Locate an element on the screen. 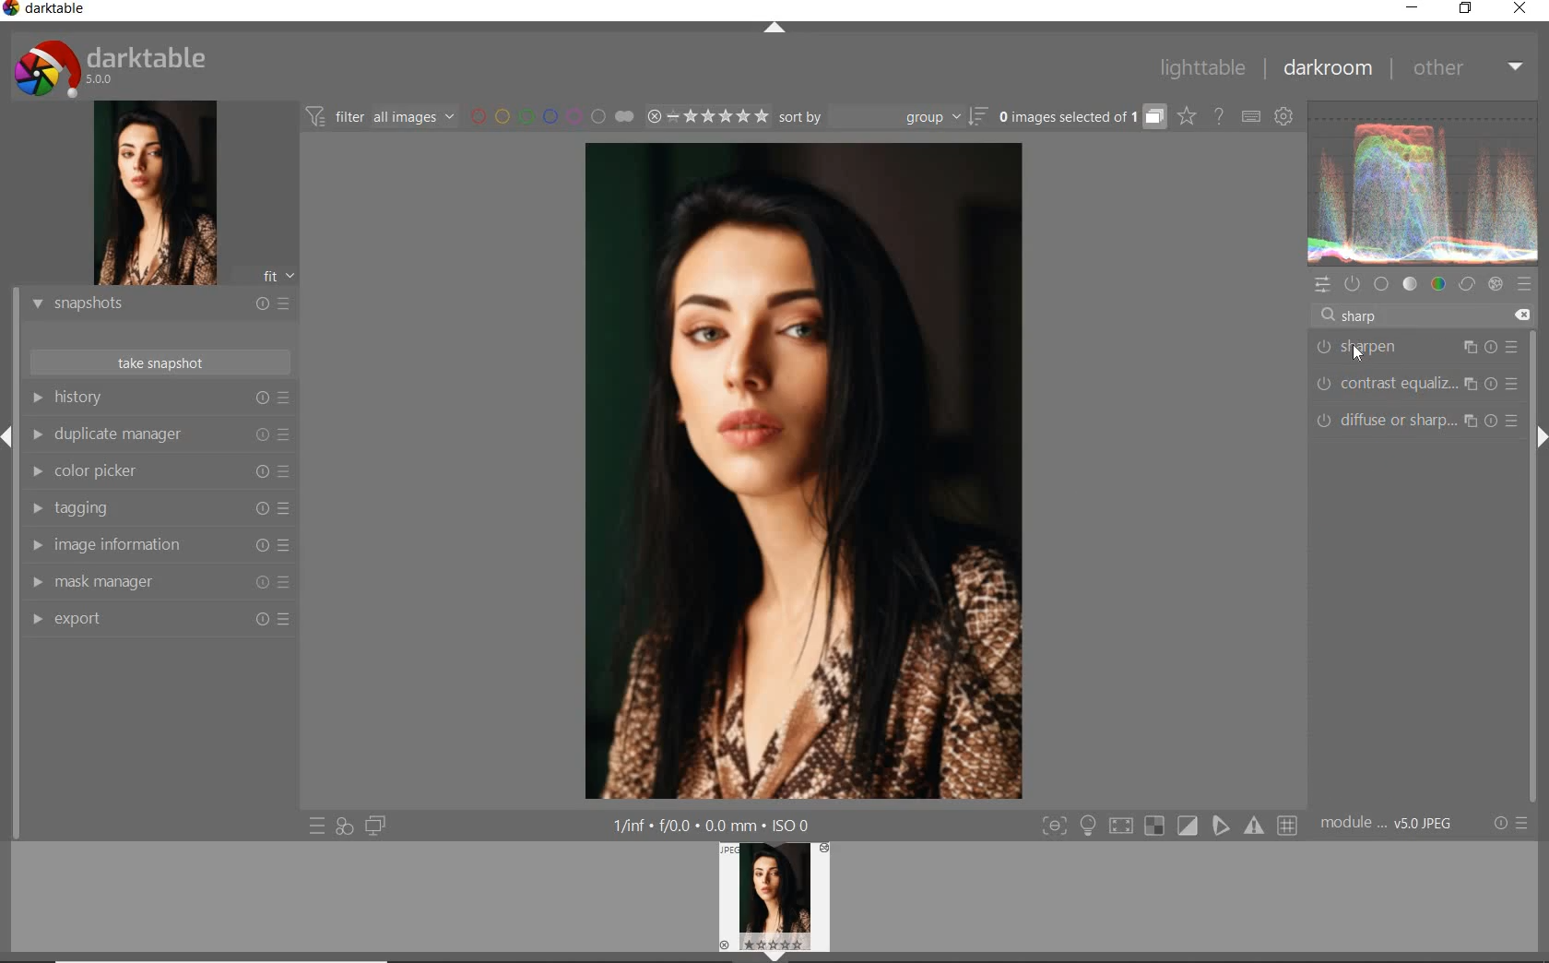 The width and height of the screenshot is (1549, 963). color is located at coordinates (1439, 285).